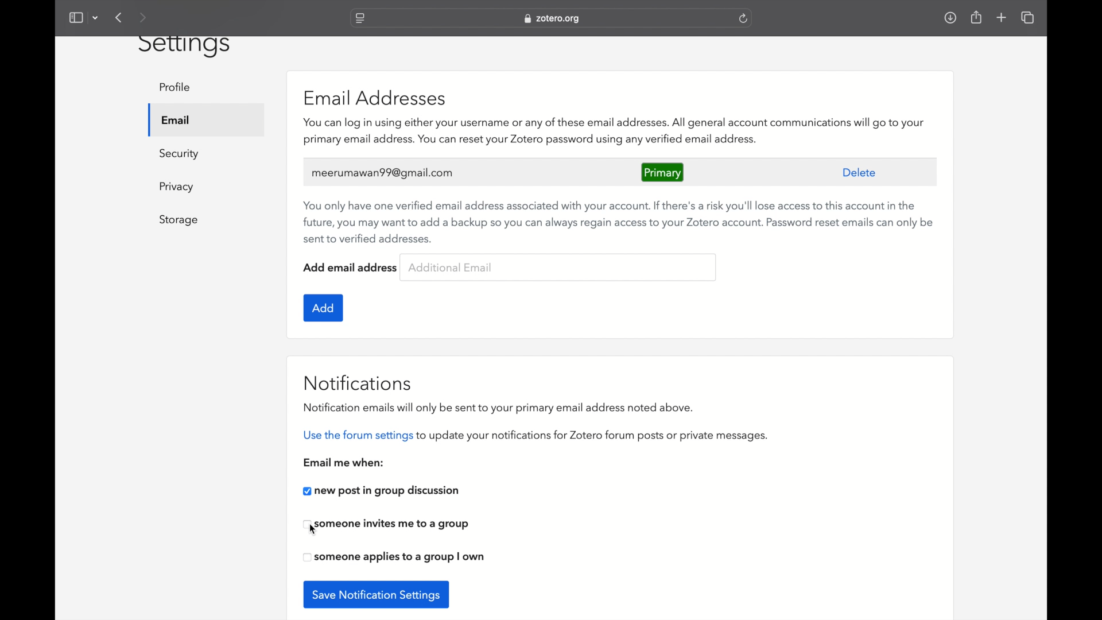  I want to click on scroll box, so click(1042, 304).